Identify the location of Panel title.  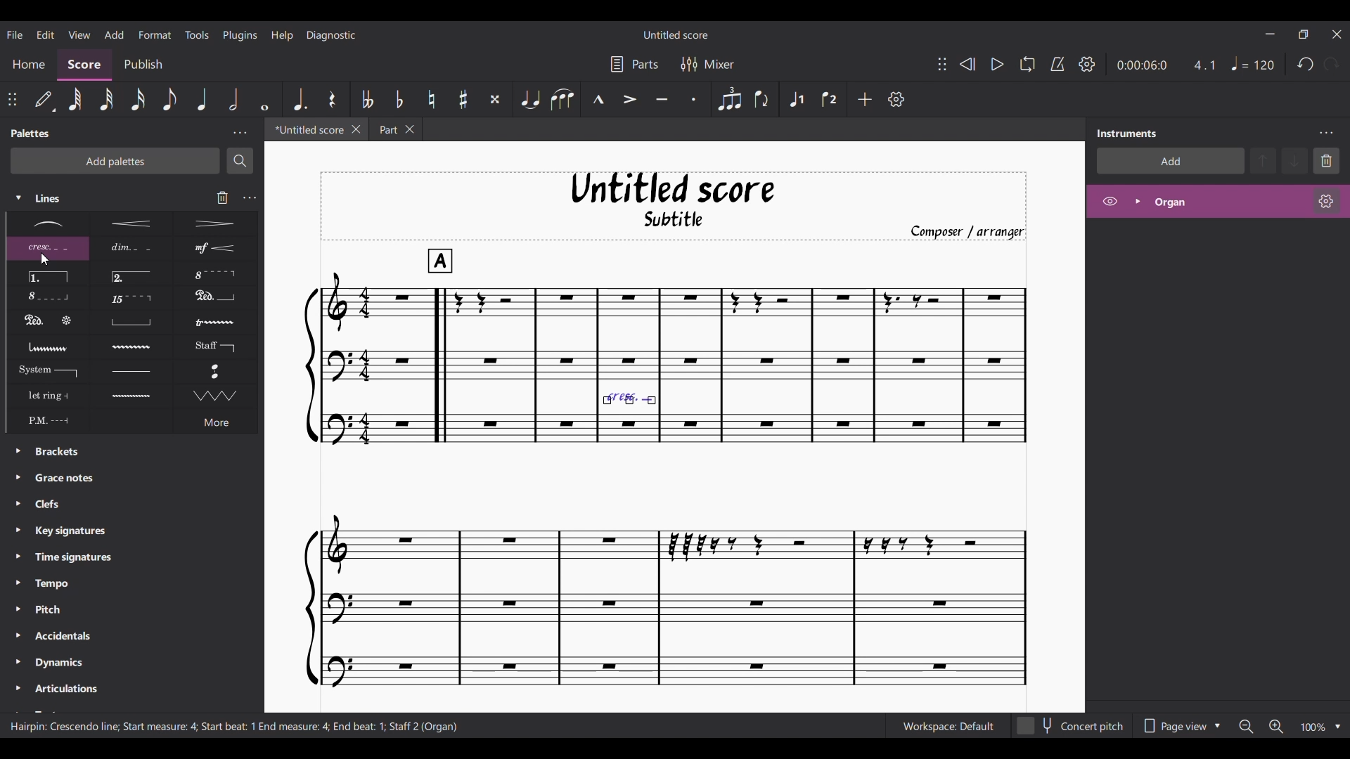
(31, 134).